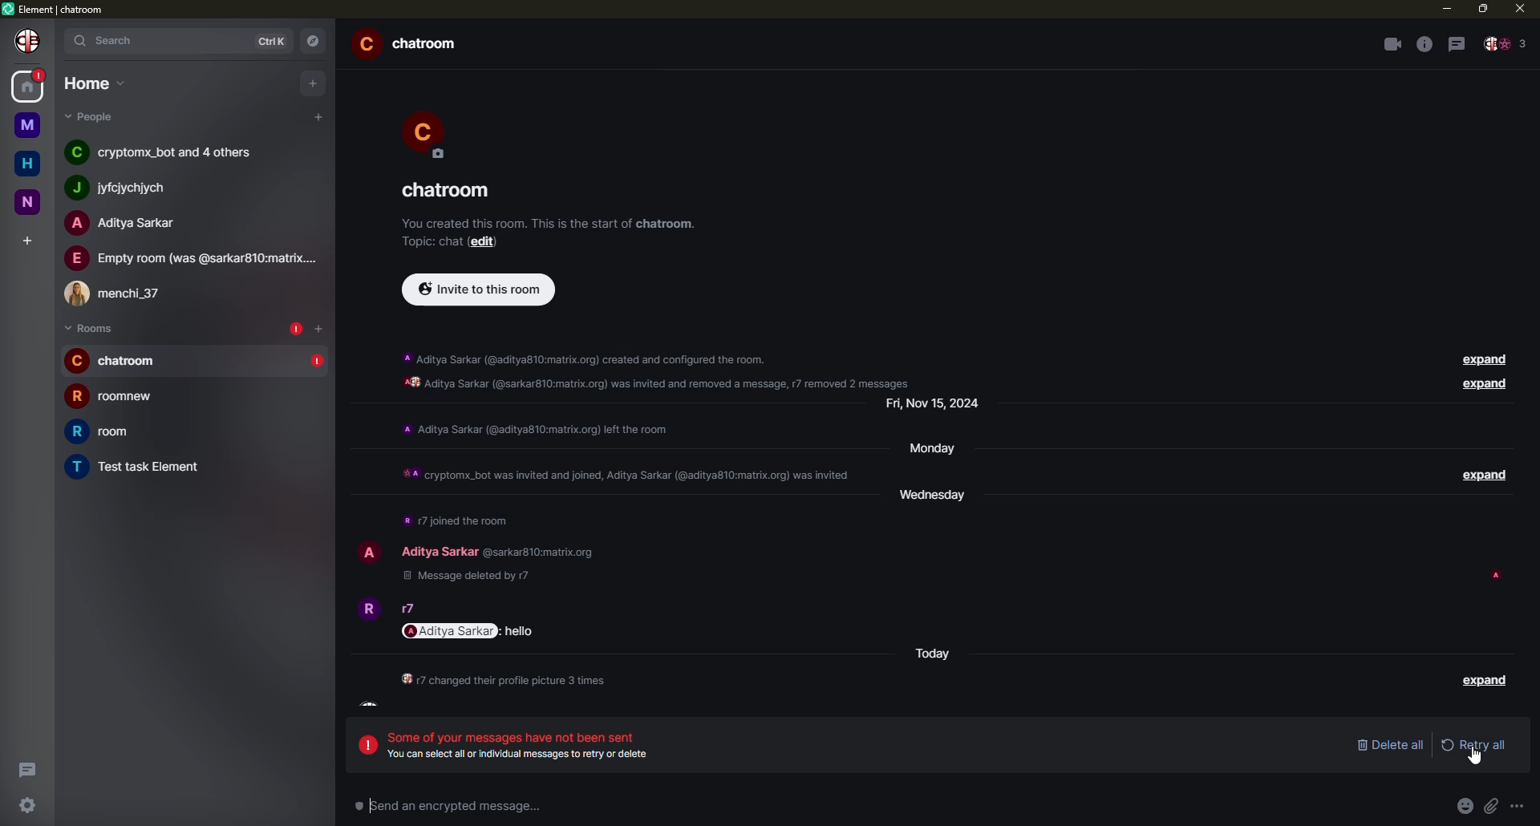  I want to click on room, so click(448, 188).